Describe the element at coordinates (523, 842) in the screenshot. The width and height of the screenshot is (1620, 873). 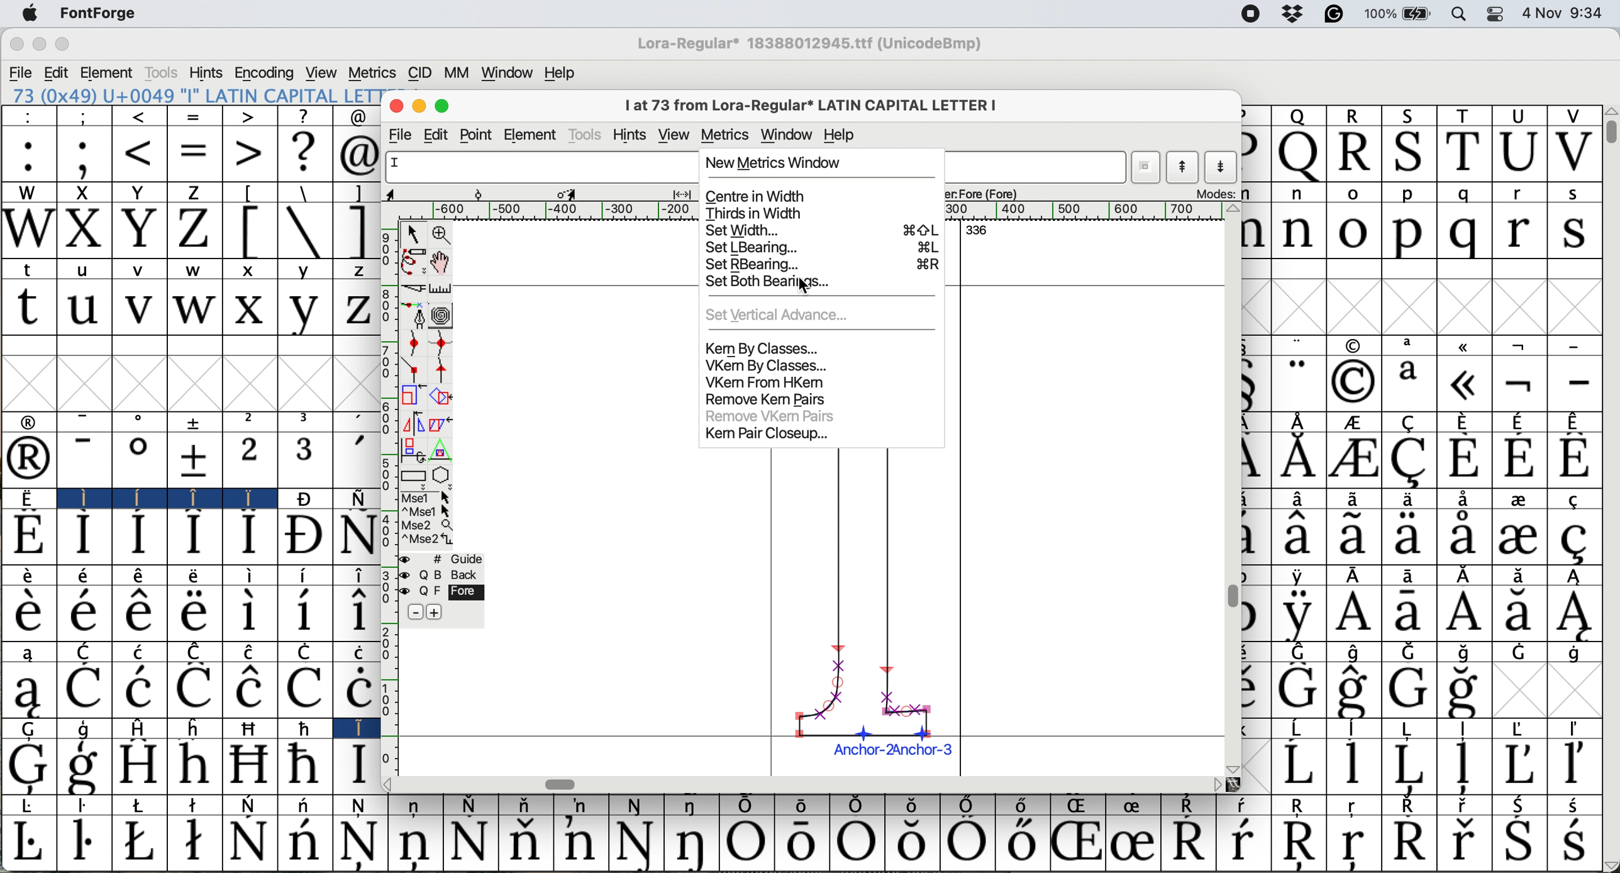
I see `Symbol` at that location.